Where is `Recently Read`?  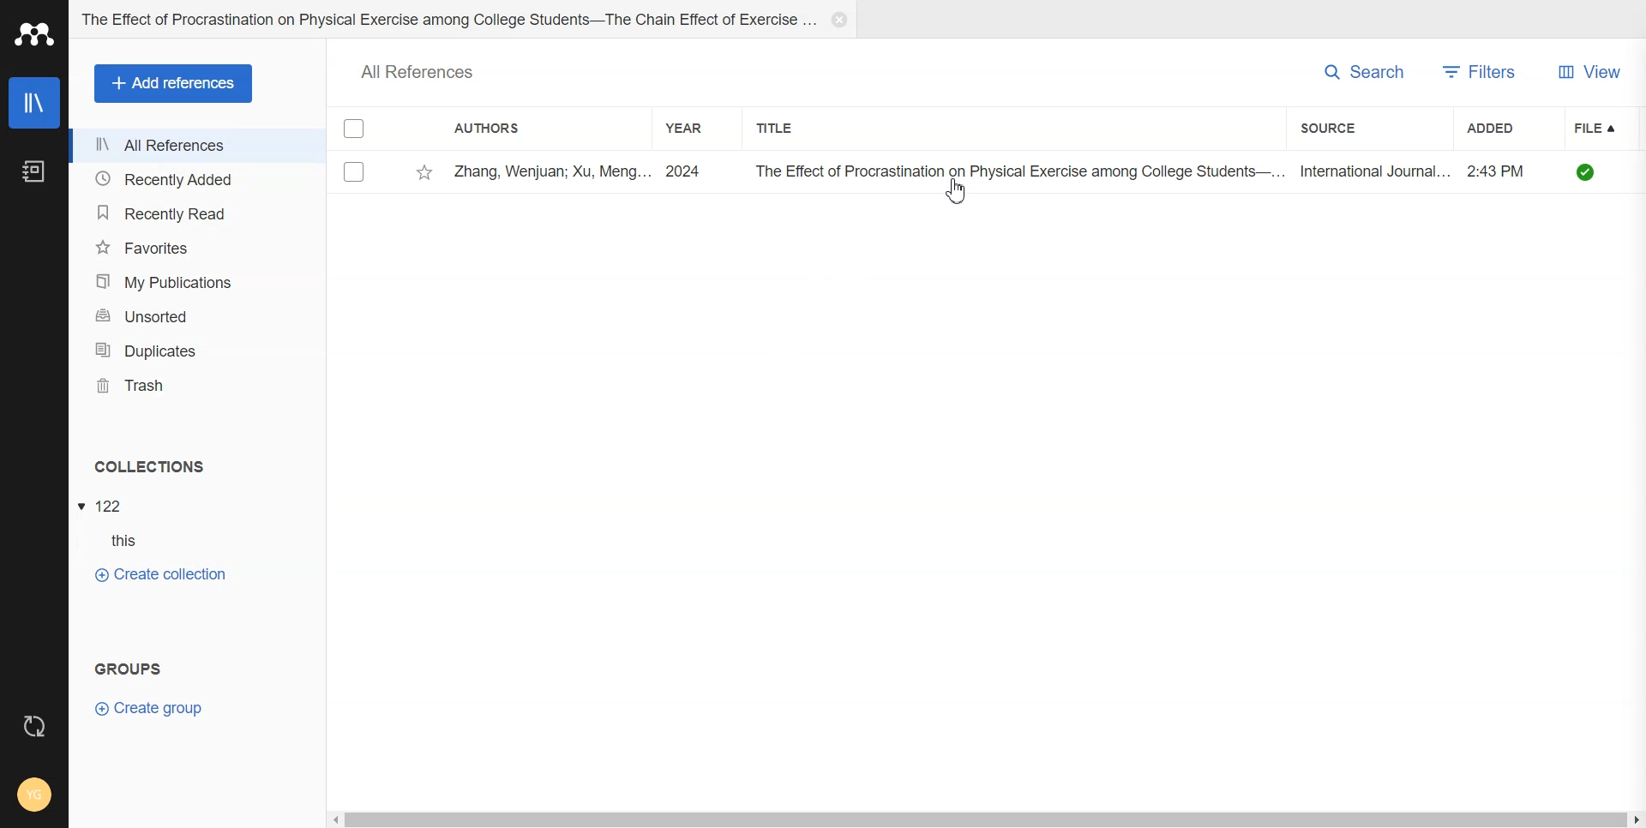
Recently Read is located at coordinates (196, 212).